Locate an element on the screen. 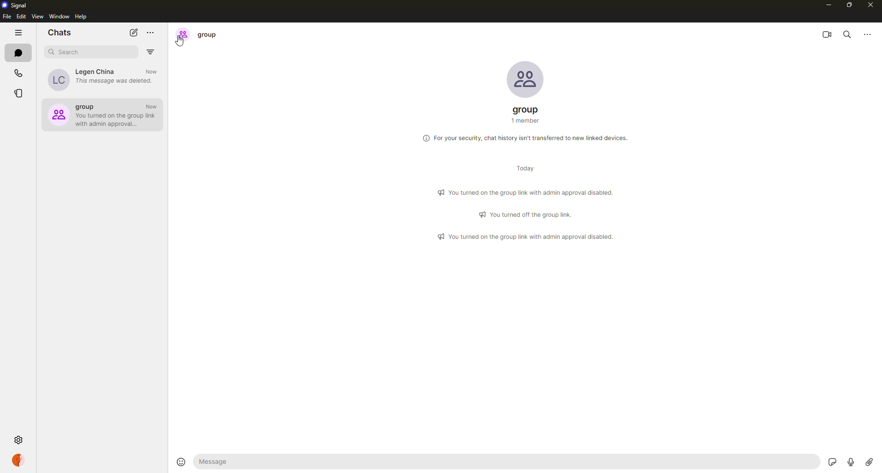 The height and width of the screenshot is (473, 882). search is located at coordinates (847, 35).